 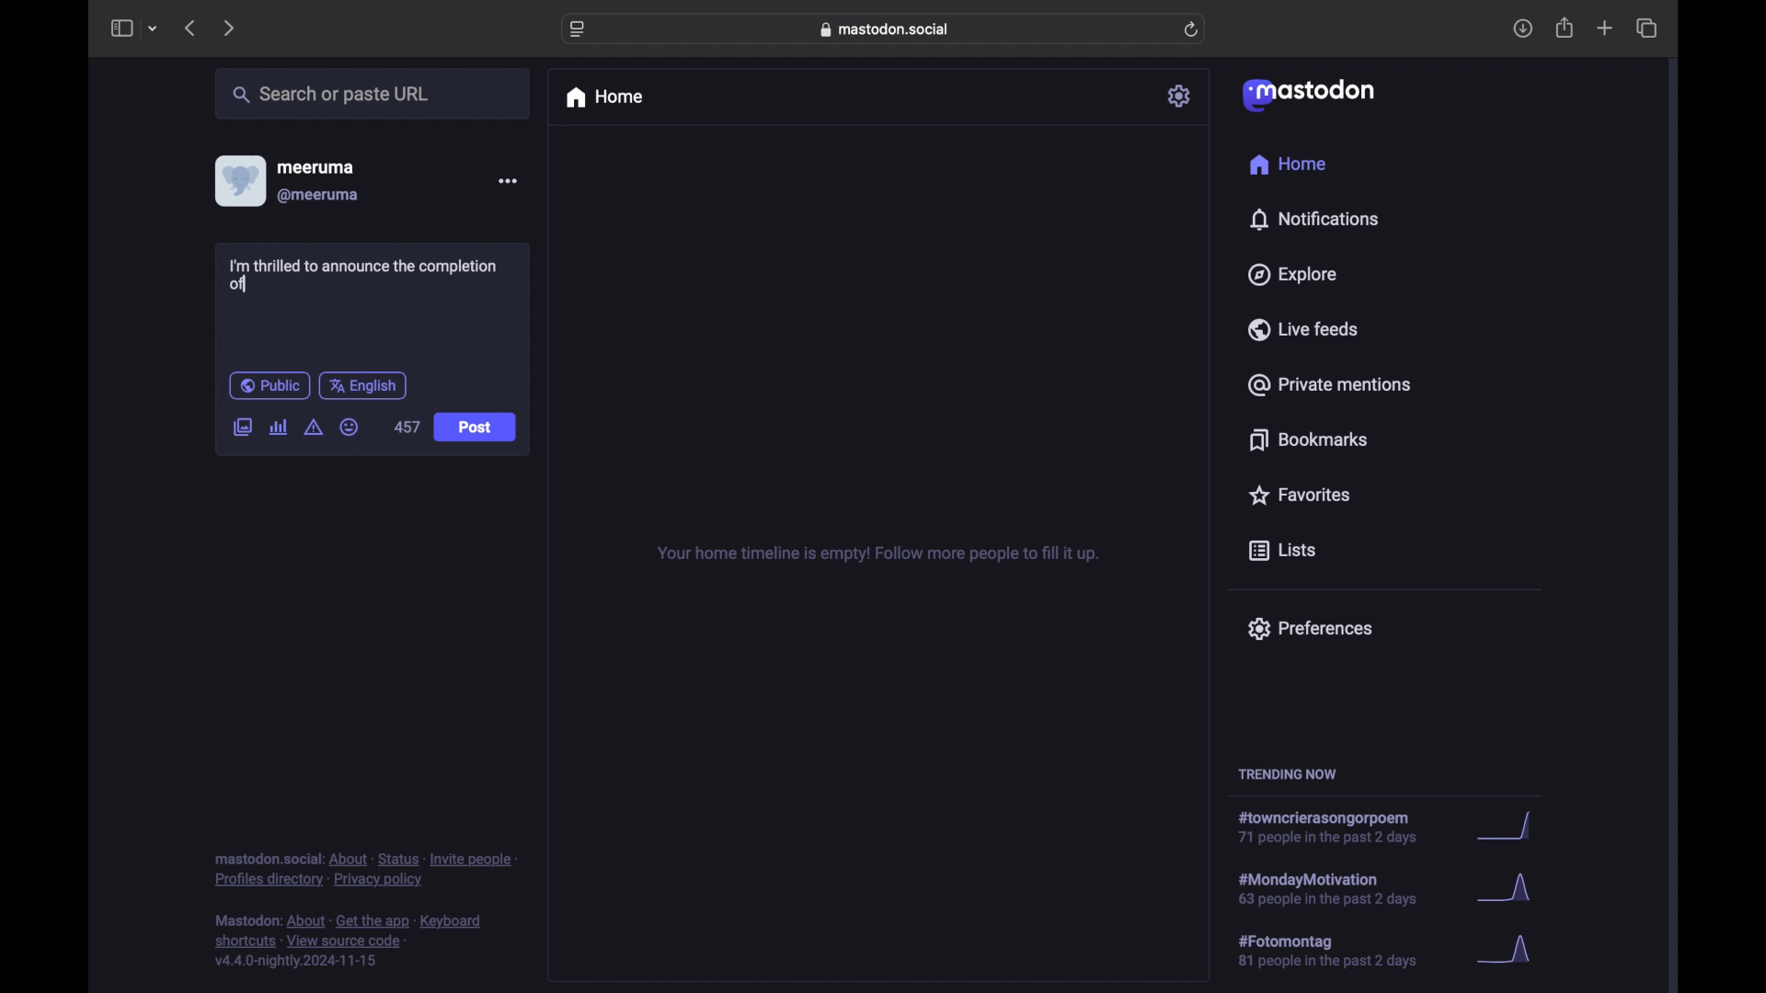 What do you see at coordinates (365, 871) in the screenshot?
I see `footnote` at bounding box center [365, 871].